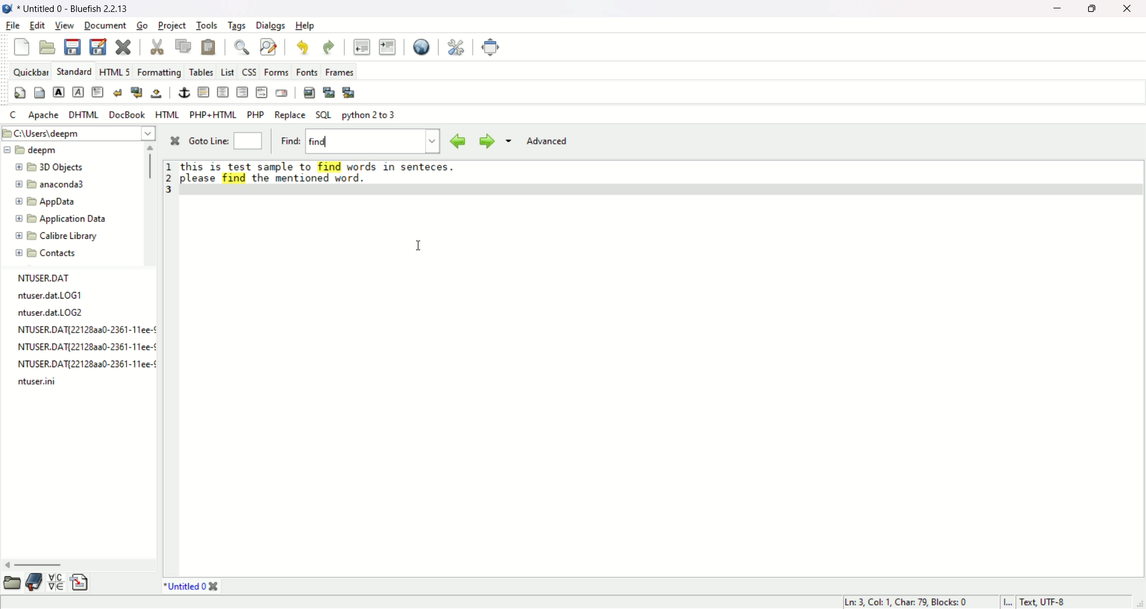  What do you see at coordinates (171, 24) in the screenshot?
I see `project` at bounding box center [171, 24].